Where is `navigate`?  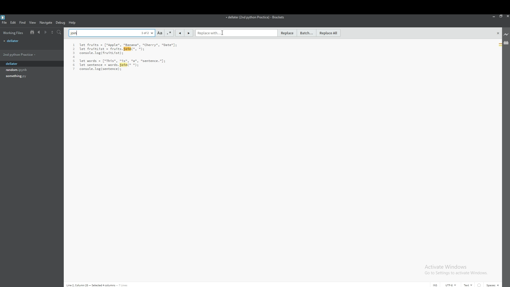 navigate is located at coordinates (46, 22).